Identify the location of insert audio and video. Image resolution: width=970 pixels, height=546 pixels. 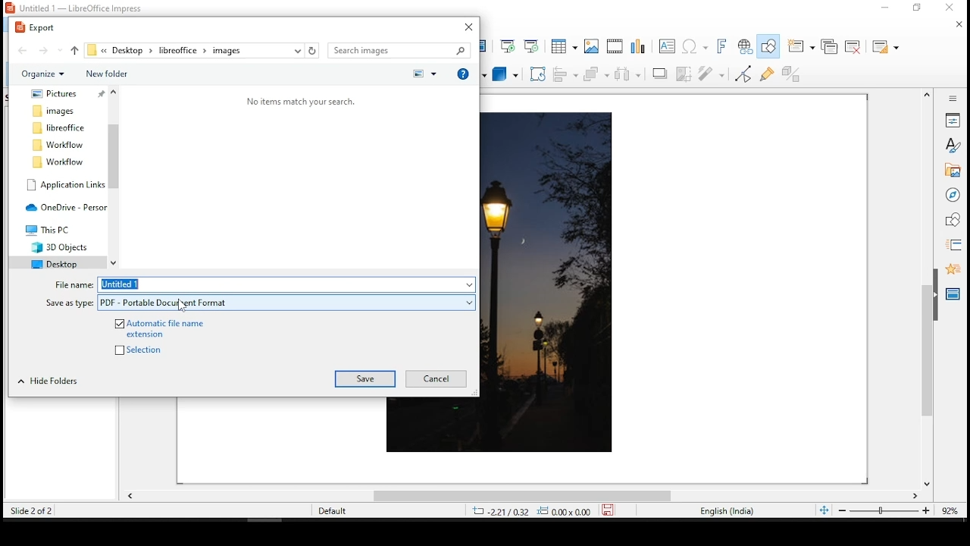
(615, 45).